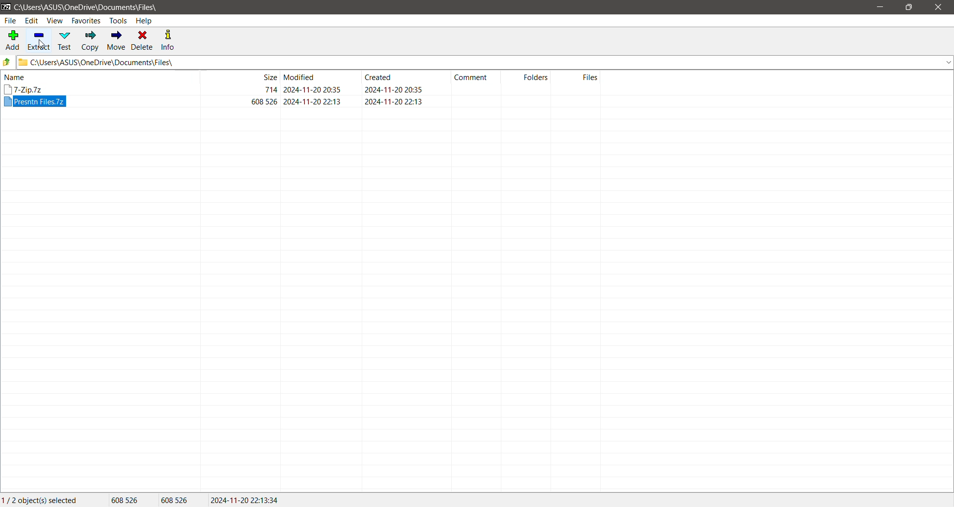  Describe the element at coordinates (7, 62) in the screenshot. I see `Move Up one level` at that location.